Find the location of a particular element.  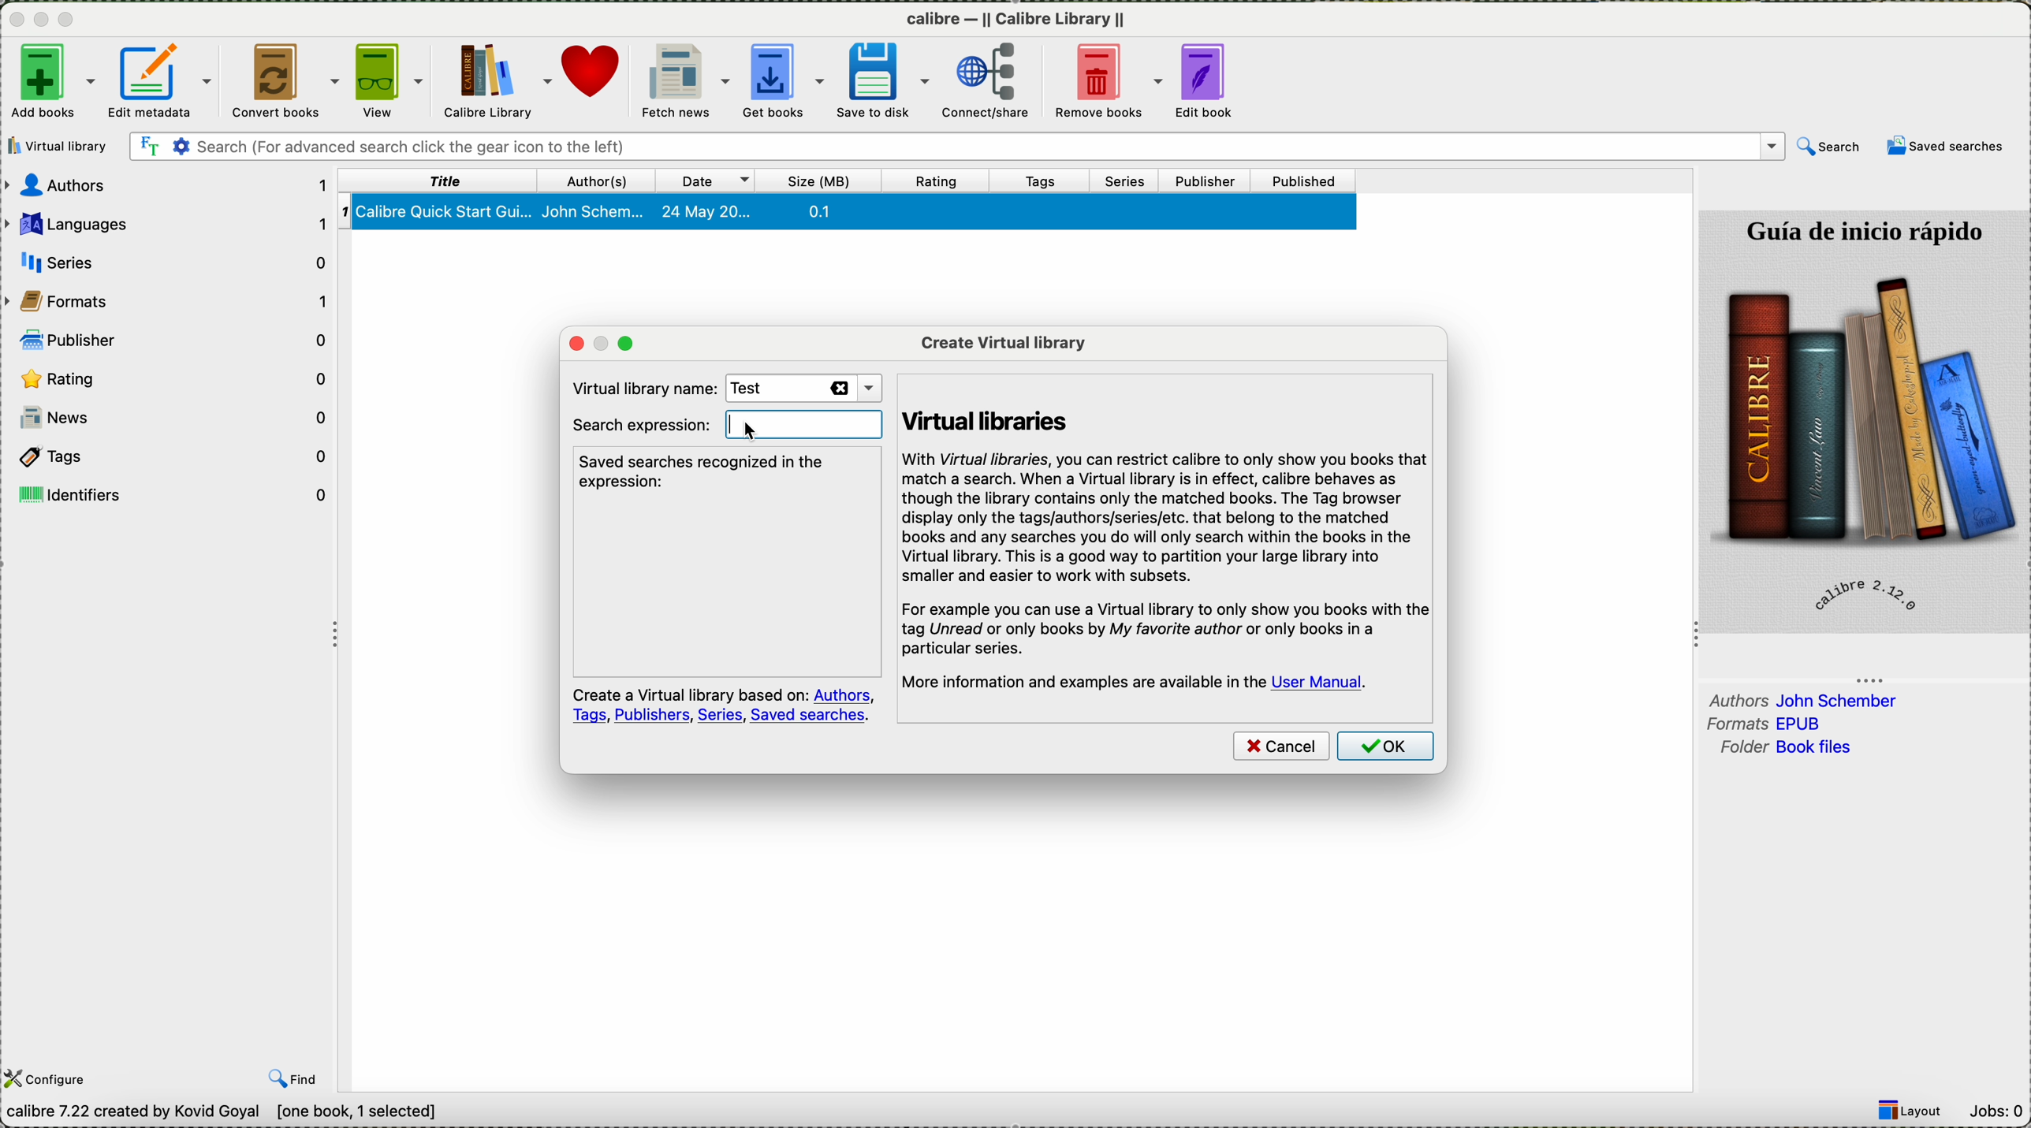

save to disk is located at coordinates (889, 80).